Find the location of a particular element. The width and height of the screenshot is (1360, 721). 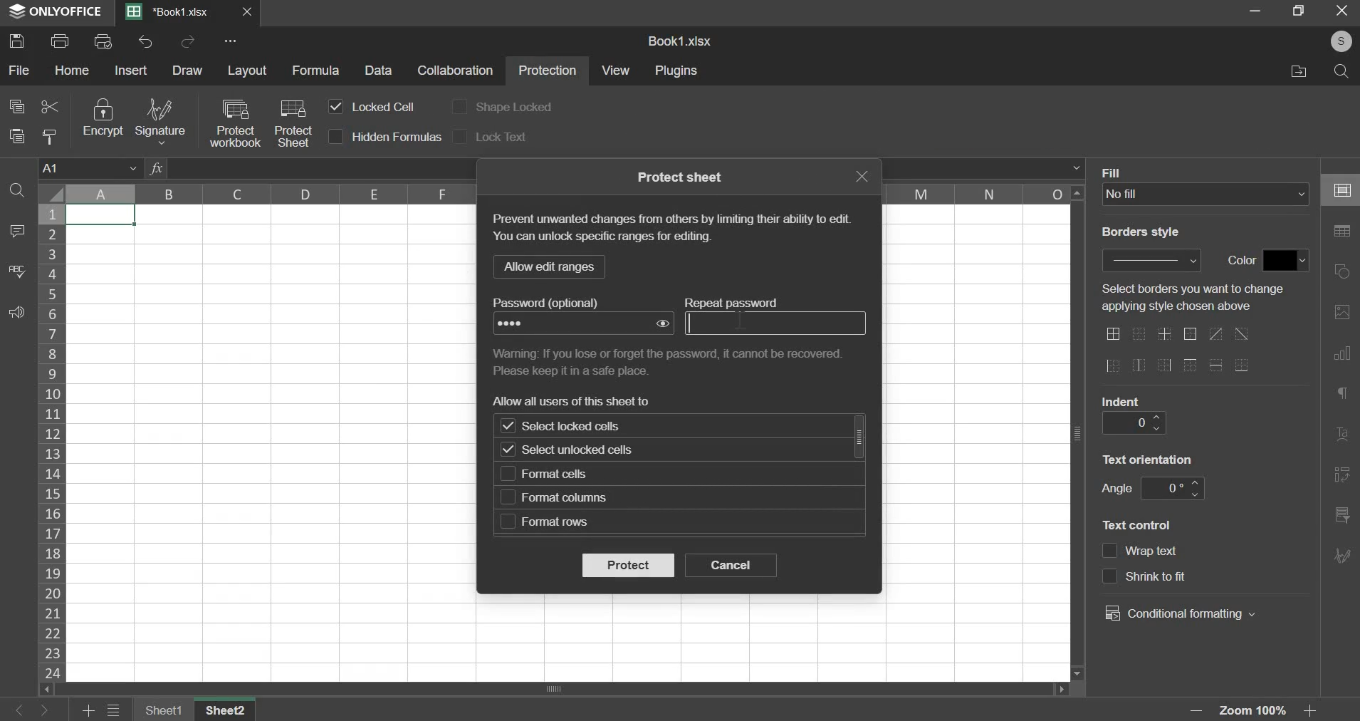

lock text is located at coordinates (501, 136).